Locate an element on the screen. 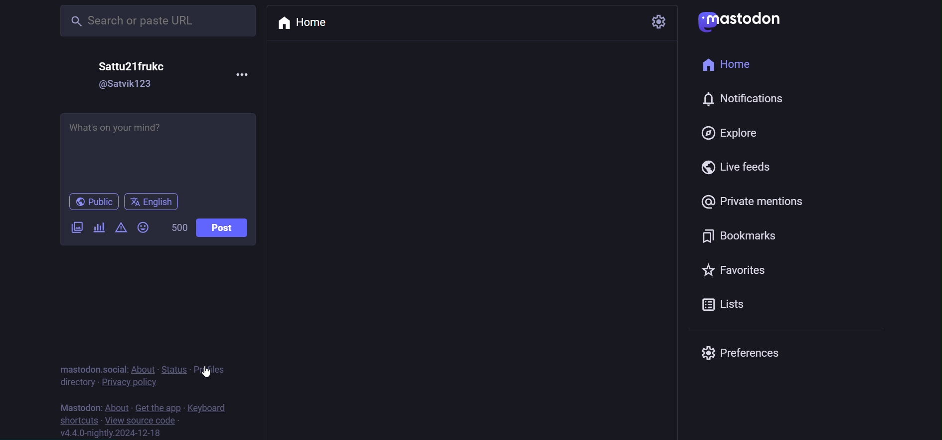 This screenshot has width=942, height=440. emoji is located at coordinates (143, 226).